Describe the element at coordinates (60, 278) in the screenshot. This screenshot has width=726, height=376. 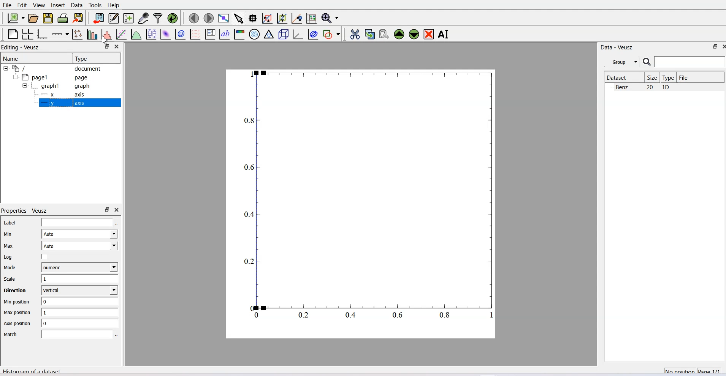
I see `Scale` at that location.